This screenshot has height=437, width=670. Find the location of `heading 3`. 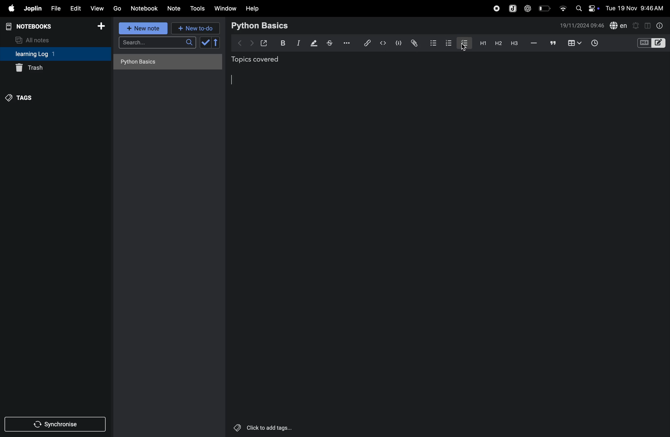

heading 3 is located at coordinates (514, 43).